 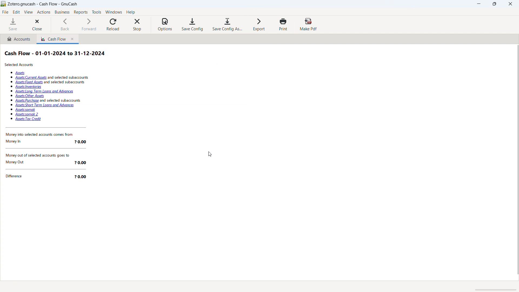 What do you see at coordinates (20, 73) in the screenshot?
I see `assets` at bounding box center [20, 73].